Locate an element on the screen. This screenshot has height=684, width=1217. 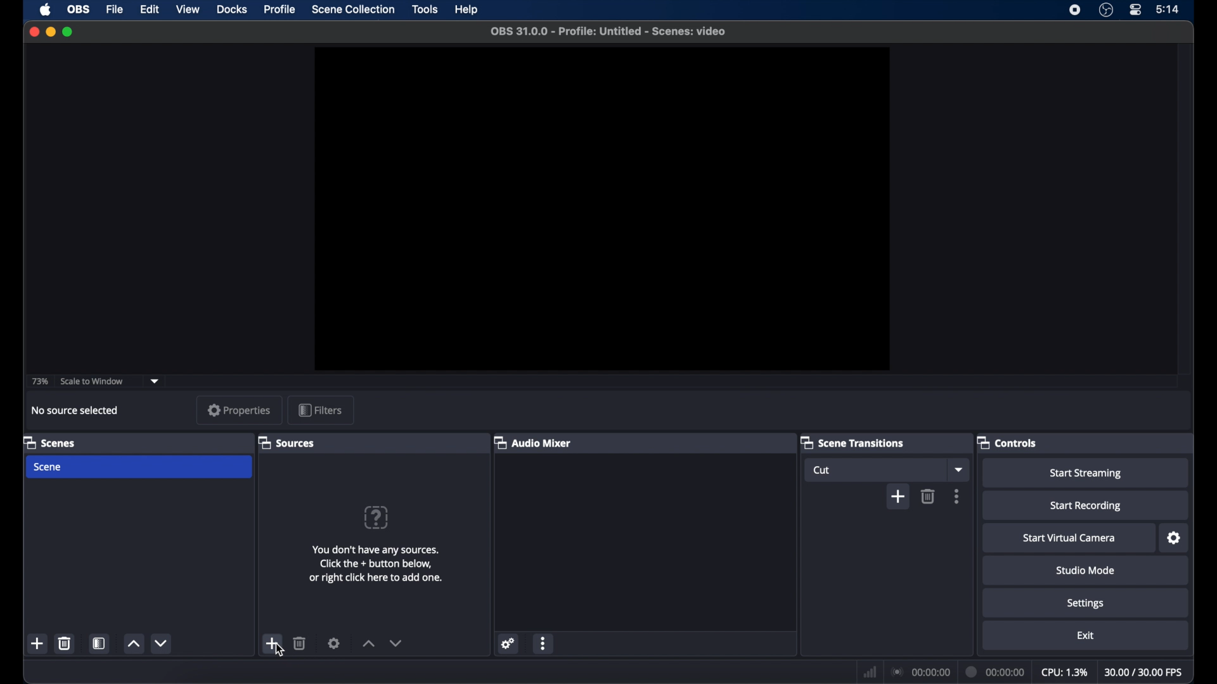
add is located at coordinates (273, 643).